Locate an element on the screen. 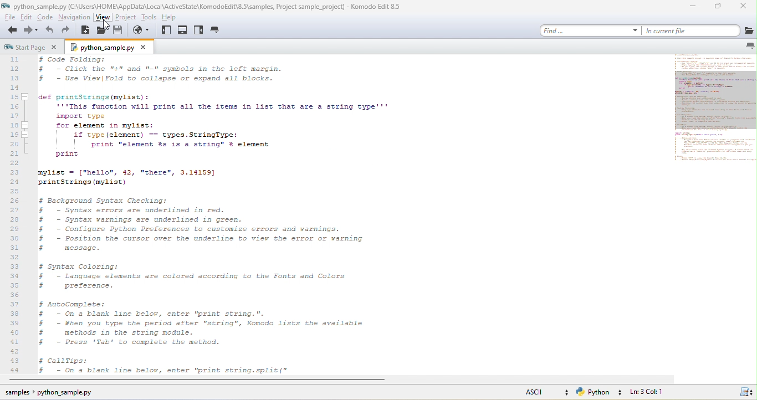 This screenshot has width=757, height=400. komodo text is located at coordinates (200, 216).